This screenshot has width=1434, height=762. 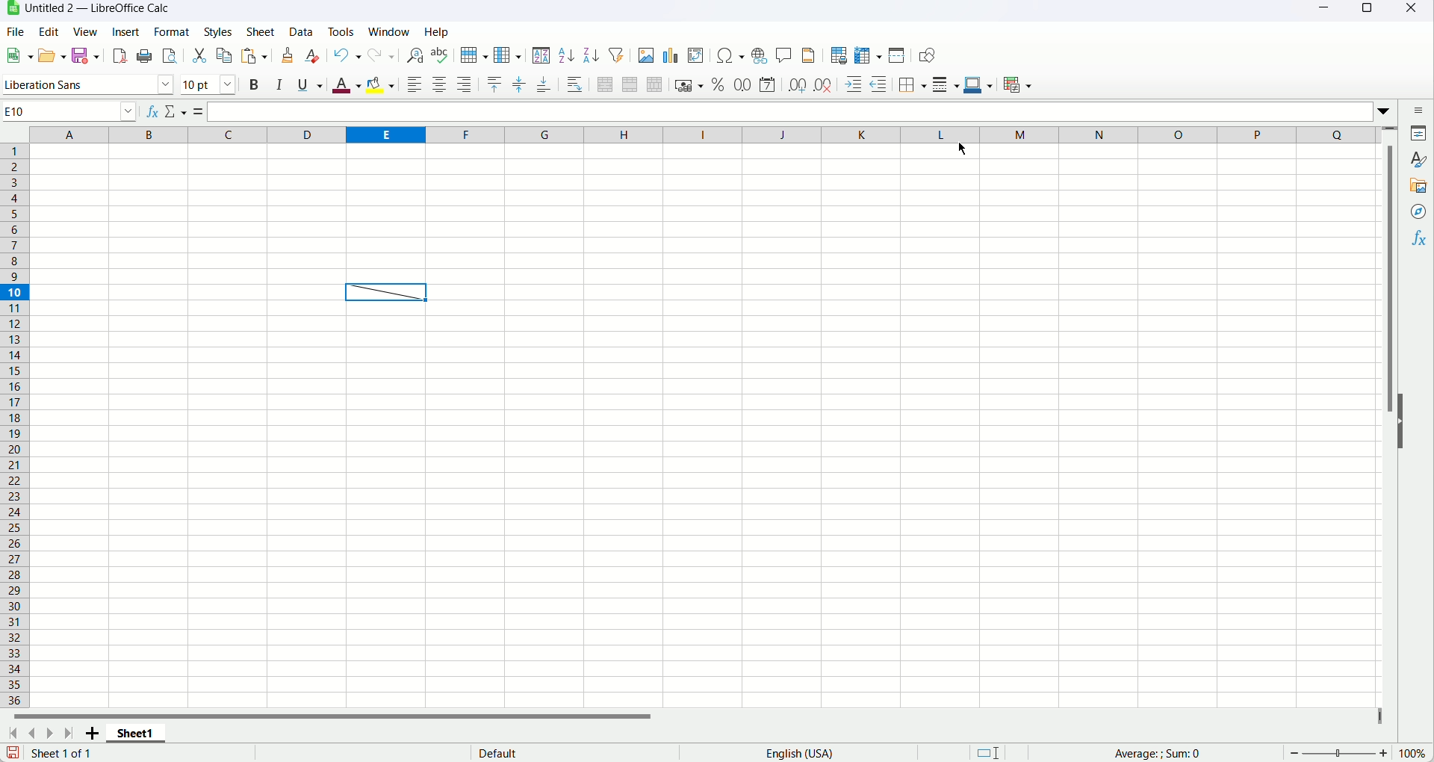 I want to click on Autofilter, so click(x=615, y=54).